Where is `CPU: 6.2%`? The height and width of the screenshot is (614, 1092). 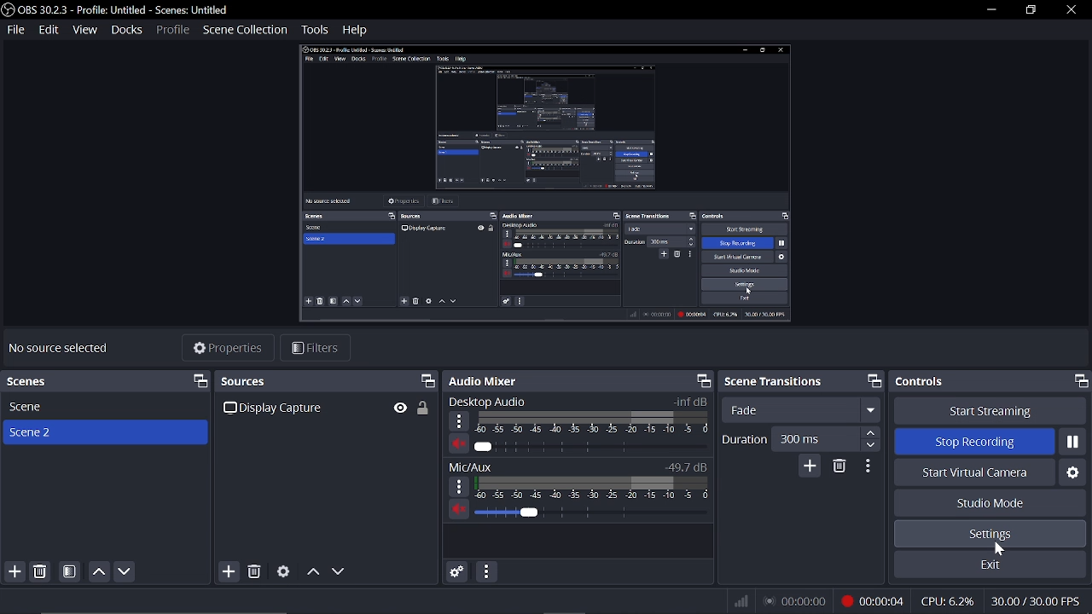 CPU: 6.2% is located at coordinates (948, 600).